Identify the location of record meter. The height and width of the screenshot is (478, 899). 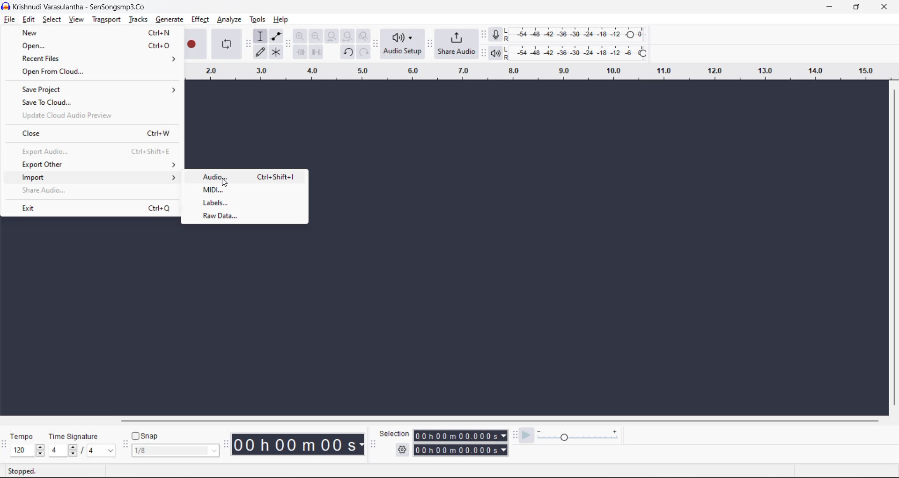
(499, 35).